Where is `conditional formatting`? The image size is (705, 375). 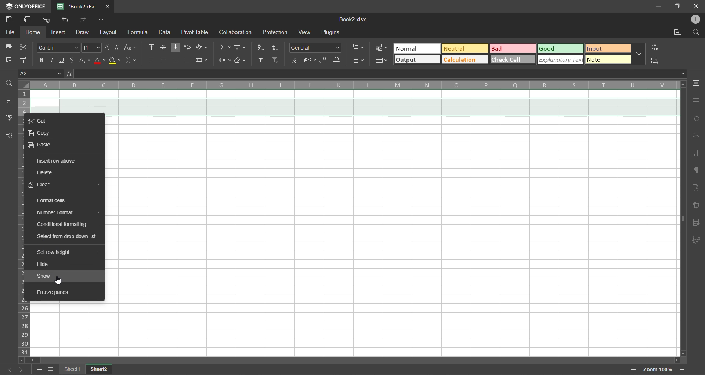 conditional formatting is located at coordinates (382, 47).